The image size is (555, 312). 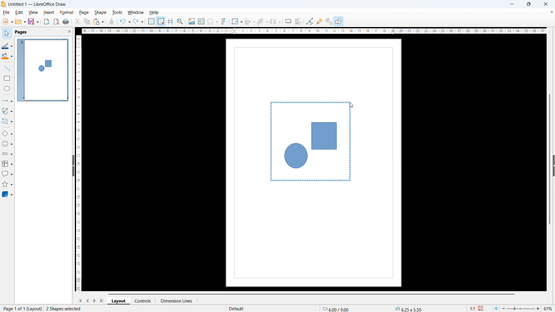 What do you see at coordinates (7, 13) in the screenshot?
I see `file` at bounding box center [7, 13].